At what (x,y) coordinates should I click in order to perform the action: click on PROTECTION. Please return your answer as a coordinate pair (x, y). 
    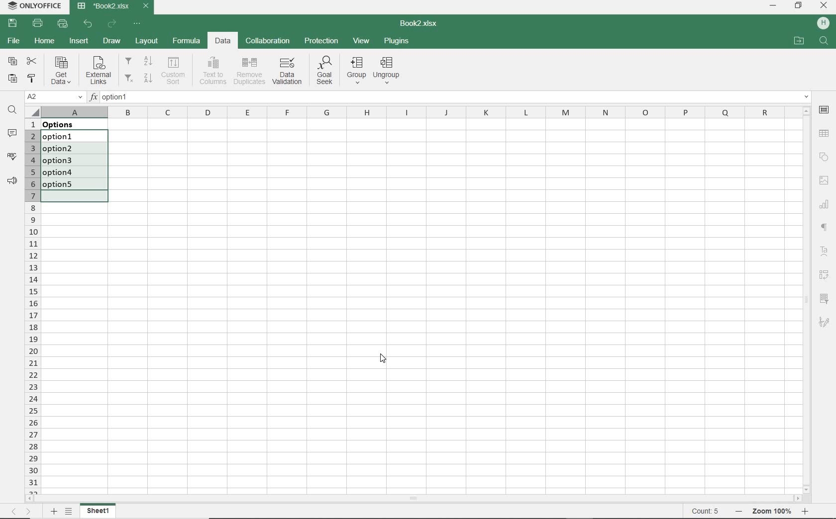
    Looking at the image, I should click on (321, 41).